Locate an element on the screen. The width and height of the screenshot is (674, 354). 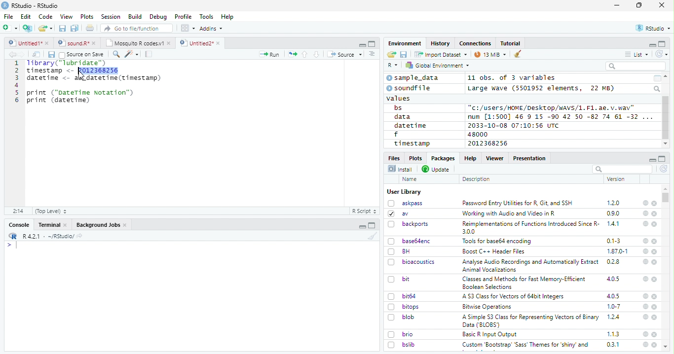
full screen is located at coordinates (662, 44).